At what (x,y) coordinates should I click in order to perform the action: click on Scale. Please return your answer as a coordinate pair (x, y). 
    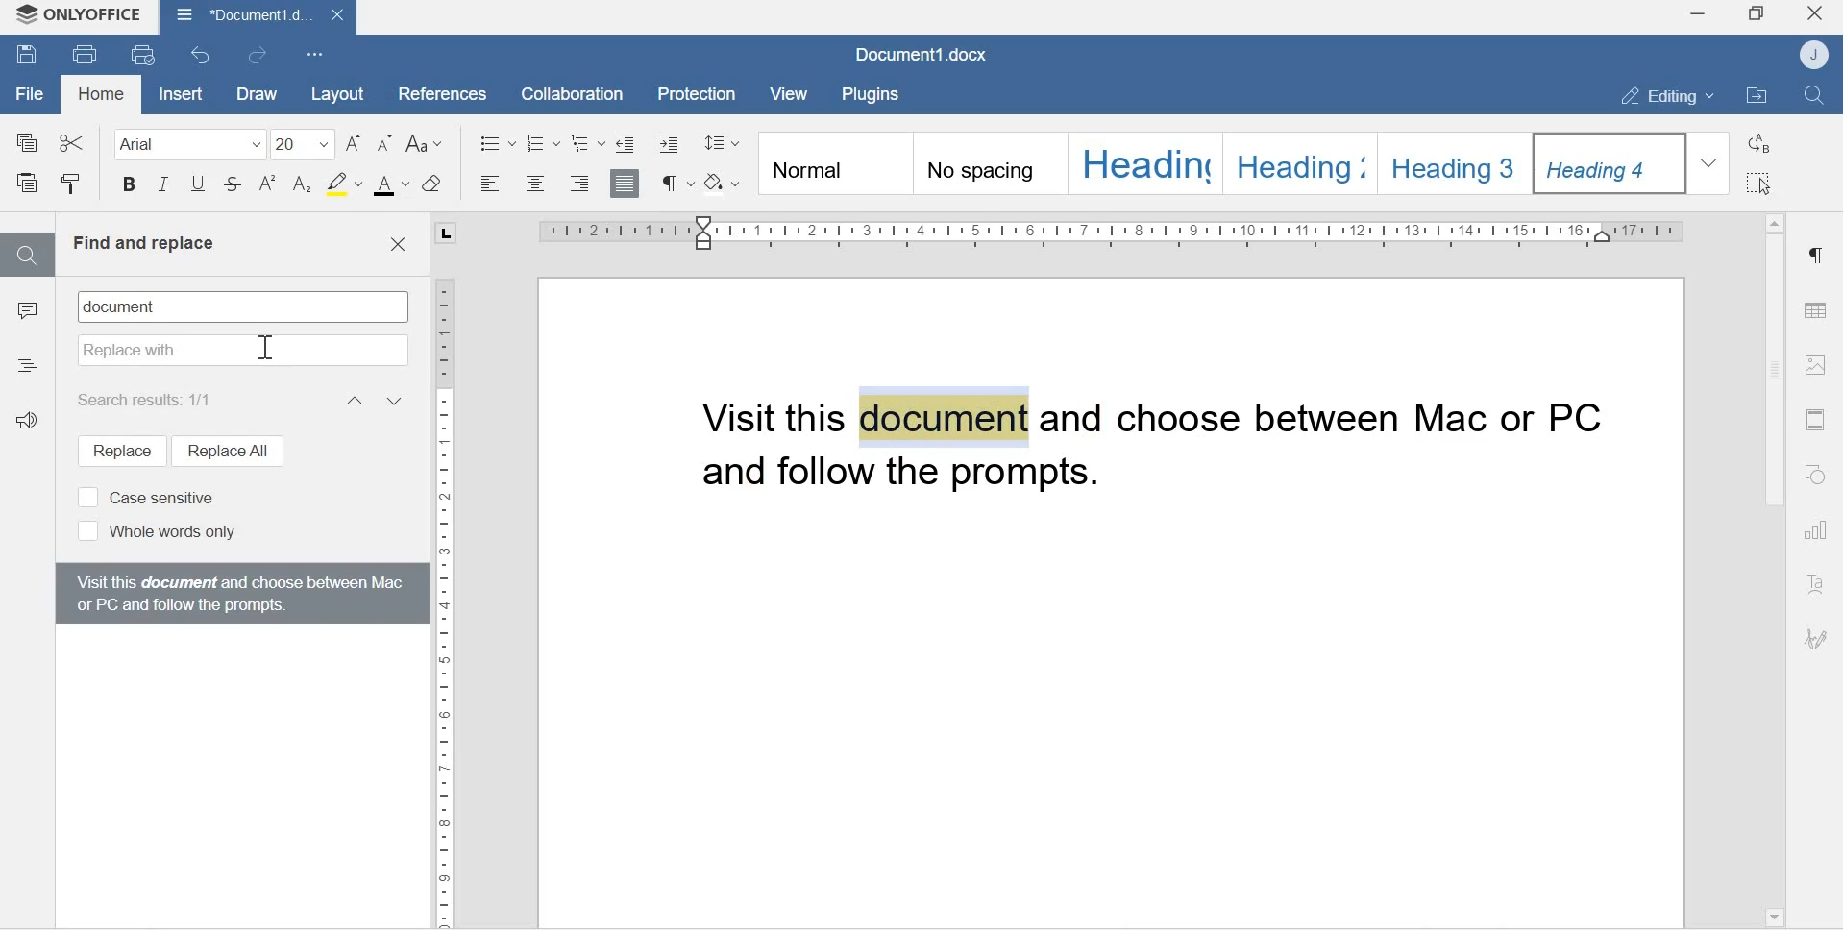
    Looking at the image, I should click on (445, 589).